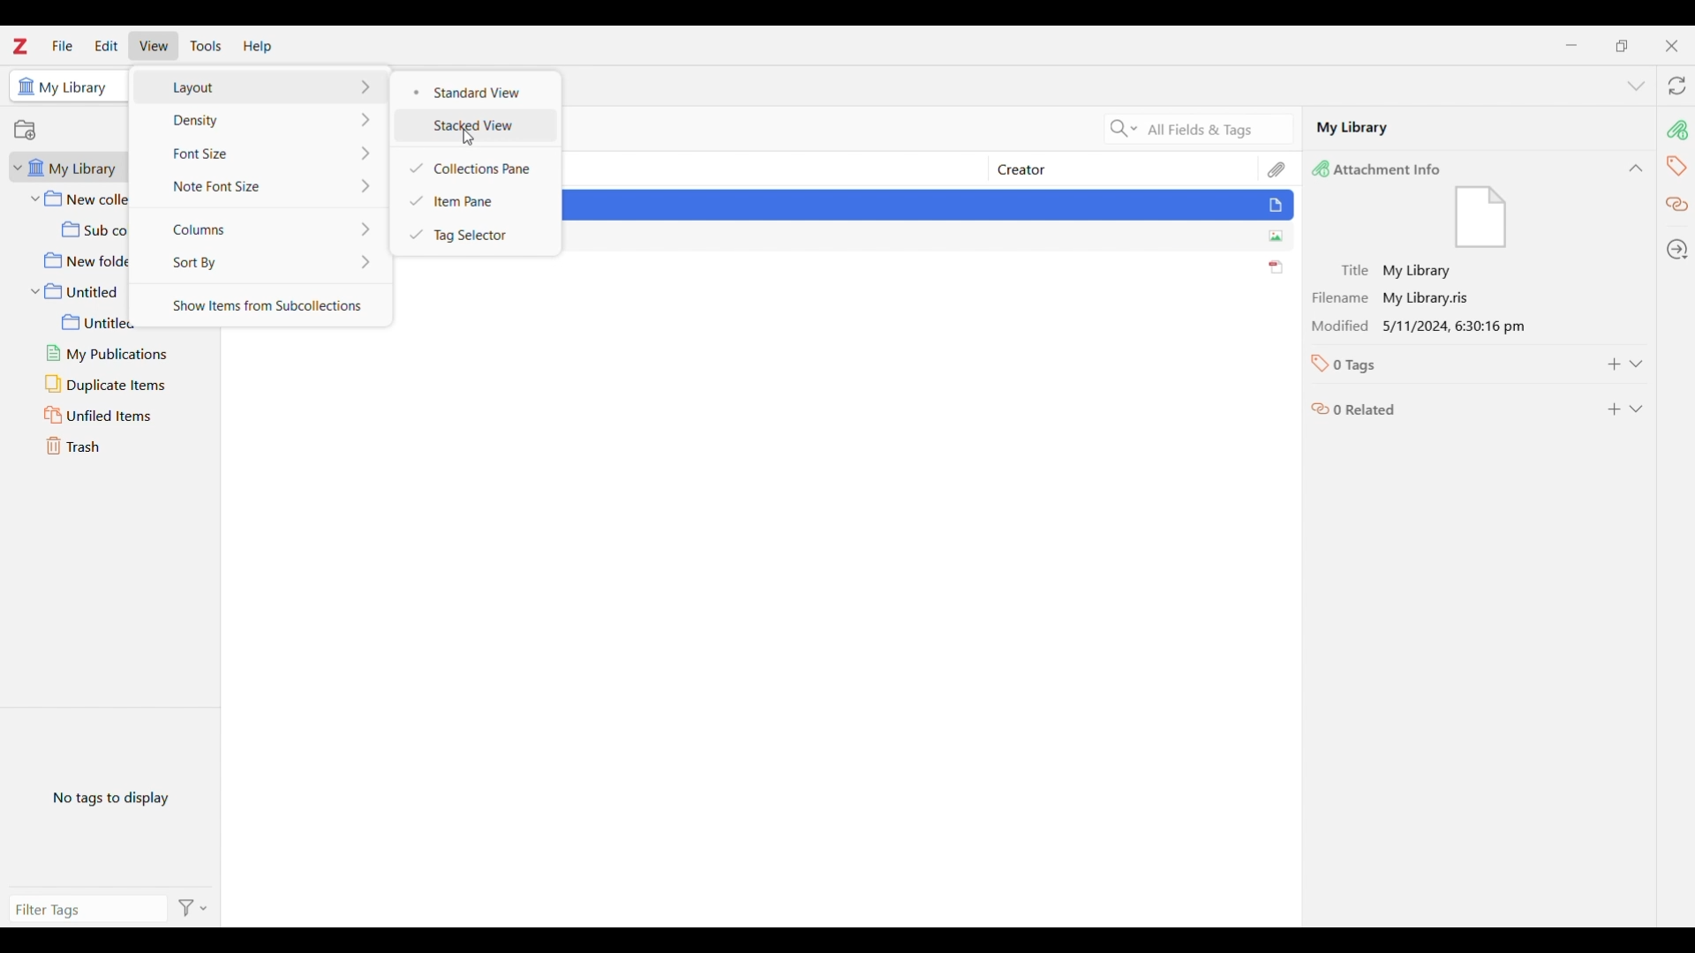 This screenshot has width=1695, height=953. Describe the element at coordinates (79, 260) in the screenshot. I see `New folder` at that location.